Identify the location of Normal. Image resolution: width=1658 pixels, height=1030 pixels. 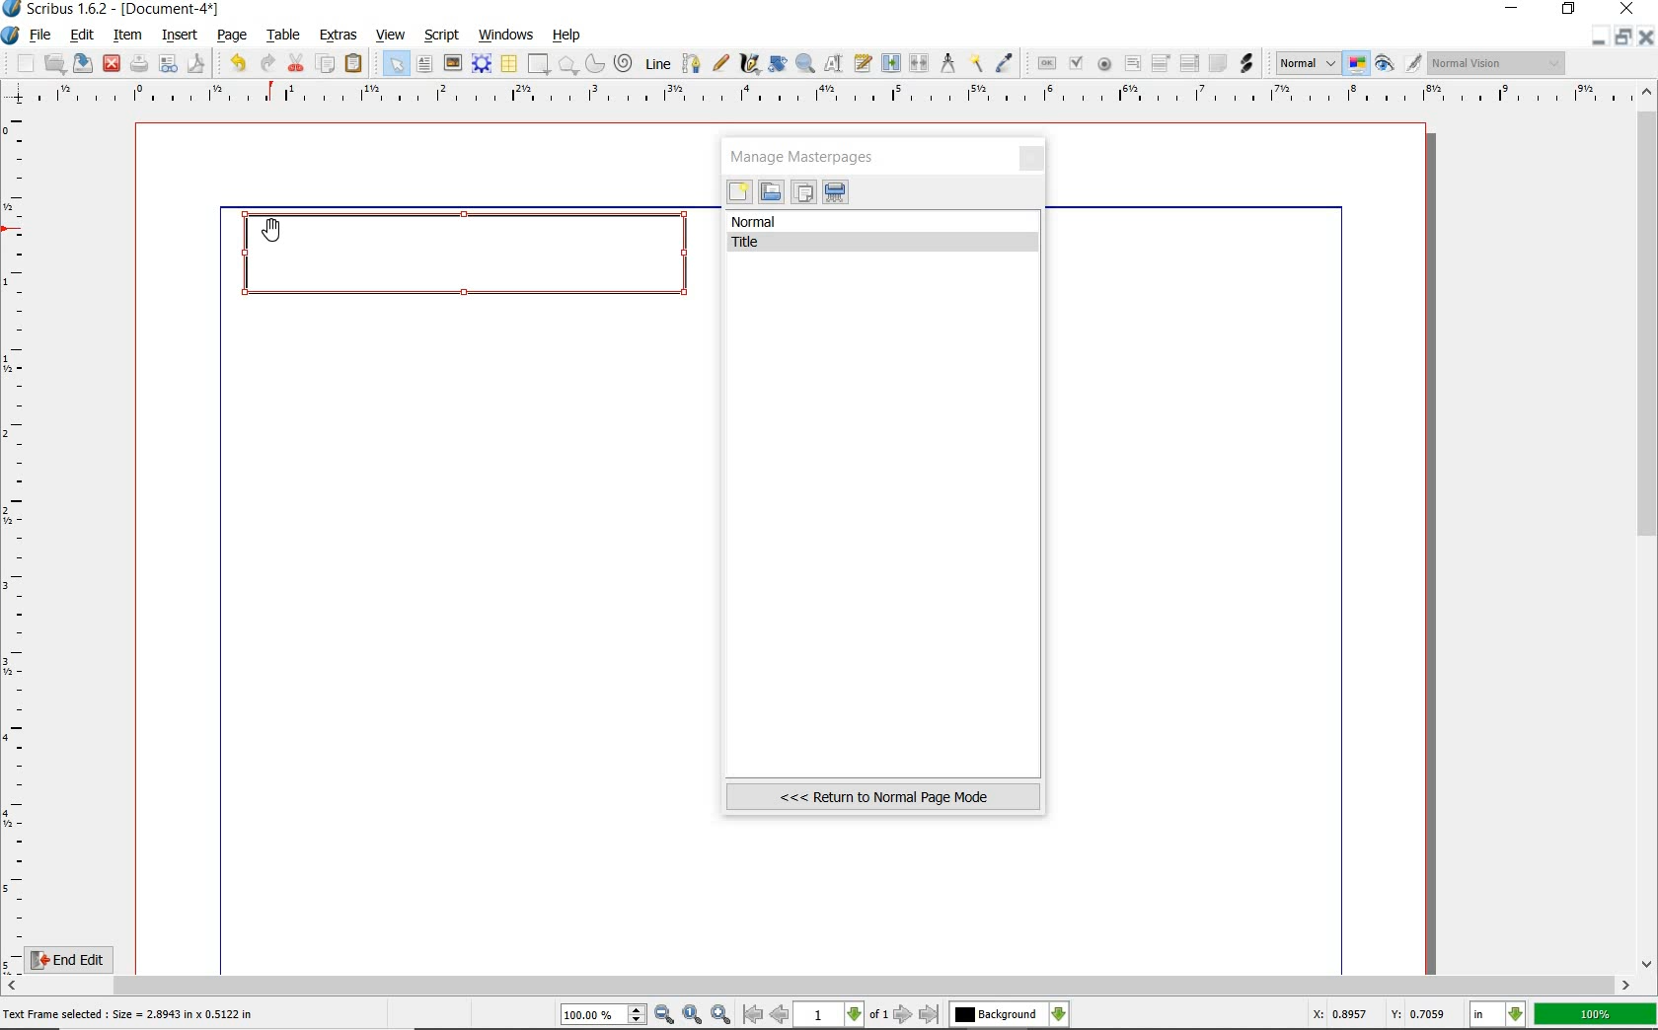
(1306, 63).